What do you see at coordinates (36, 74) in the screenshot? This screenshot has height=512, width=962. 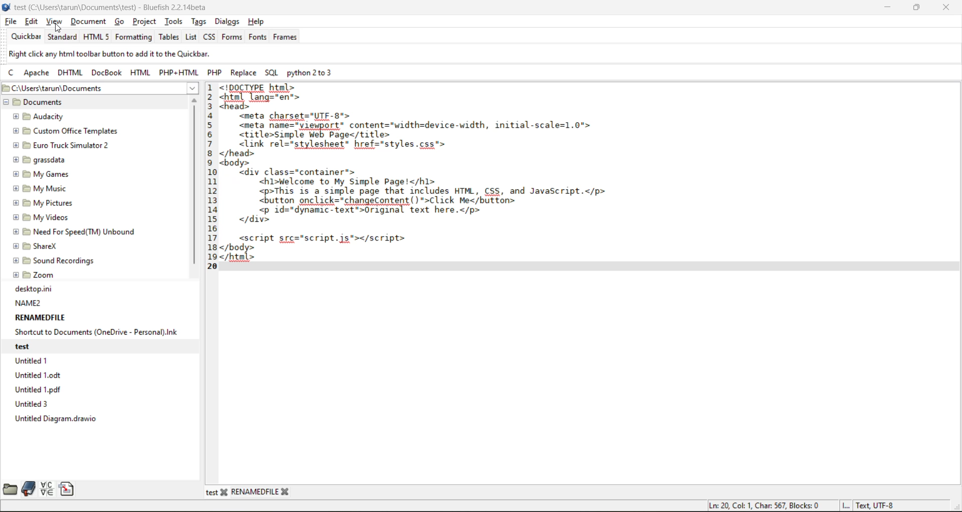 I see `apache` at bounding box center [36, 74].